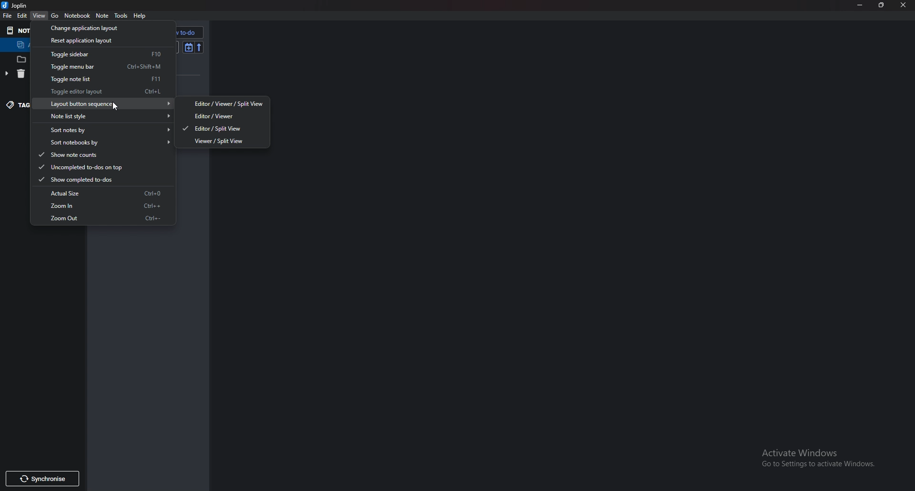  What do you see at coordinates (98, 179) in the screenshot?
I see `Show completed to dos` at bounding box center [98, 179].